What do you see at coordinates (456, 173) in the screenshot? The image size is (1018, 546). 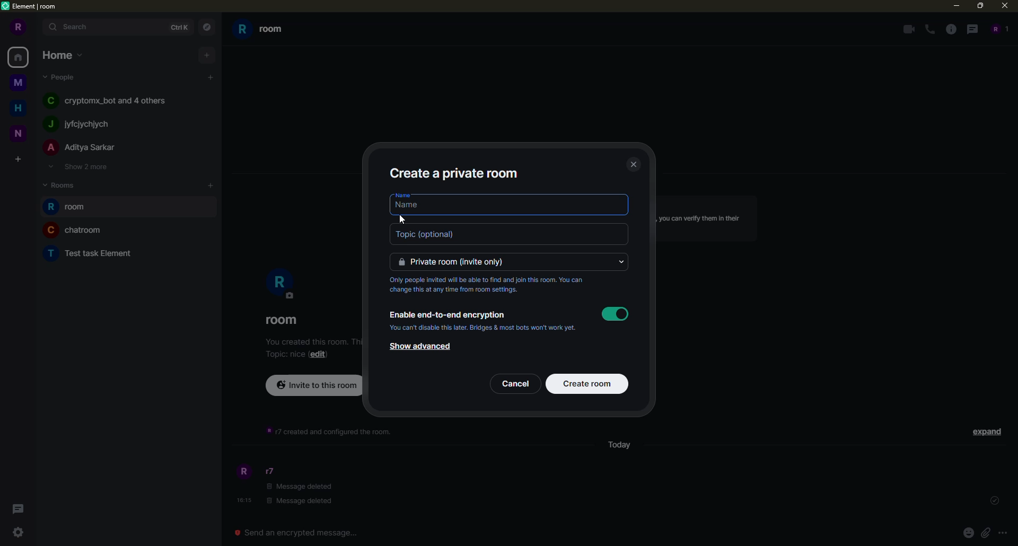 I see `create private room` at bounding box center [456, 173].